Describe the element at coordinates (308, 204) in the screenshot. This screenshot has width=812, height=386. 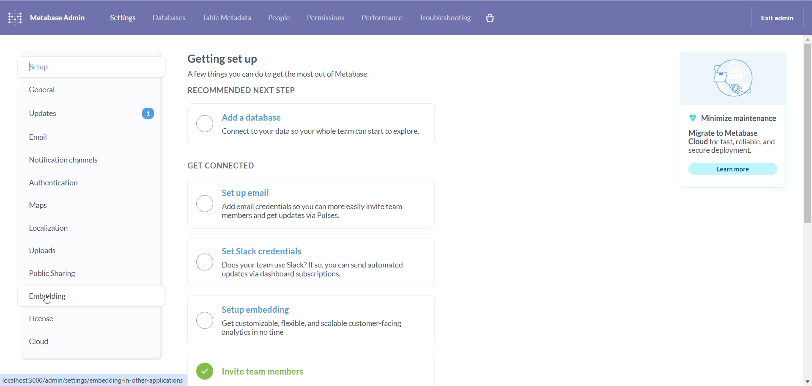
I see `~ Set up email
O ‘Add email credentials so you can more easily invite team
members and get updates via Pulses.` at that location.